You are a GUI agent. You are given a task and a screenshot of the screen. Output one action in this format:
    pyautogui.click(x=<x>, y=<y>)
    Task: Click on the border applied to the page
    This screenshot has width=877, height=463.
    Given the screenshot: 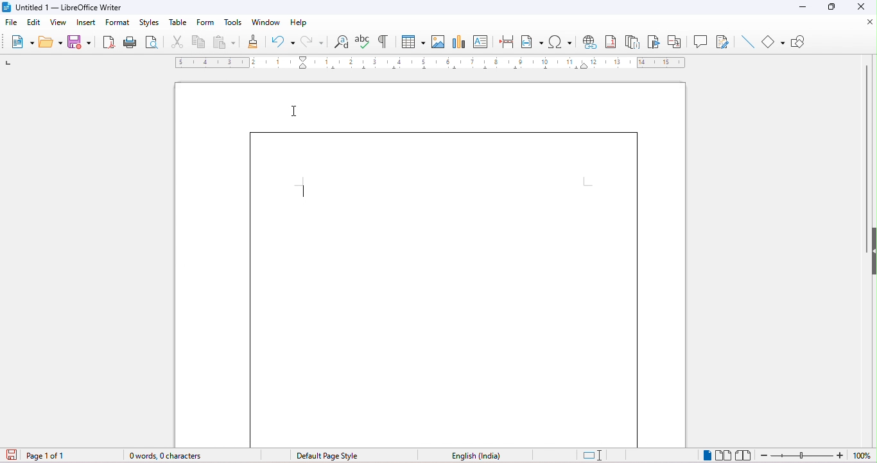 What is the action you would take?
    pyautogui.click(x=431, y=287)
    